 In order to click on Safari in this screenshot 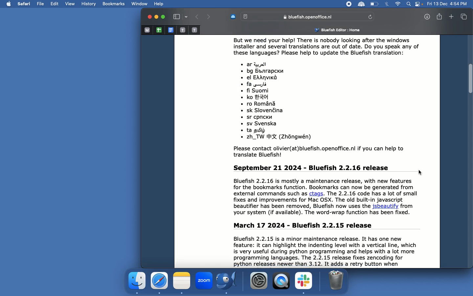, I will do `click(25, 3)`.